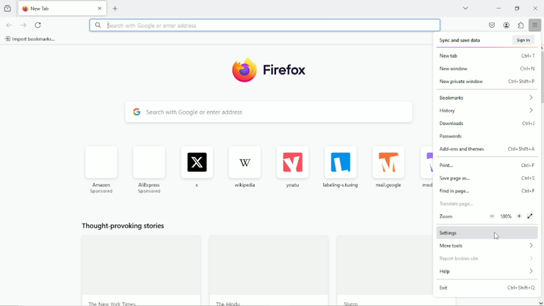 Image resolution: width=544 pixels, height=306 pixels. I want to click on Add-ons and themes, so click(489, 150).